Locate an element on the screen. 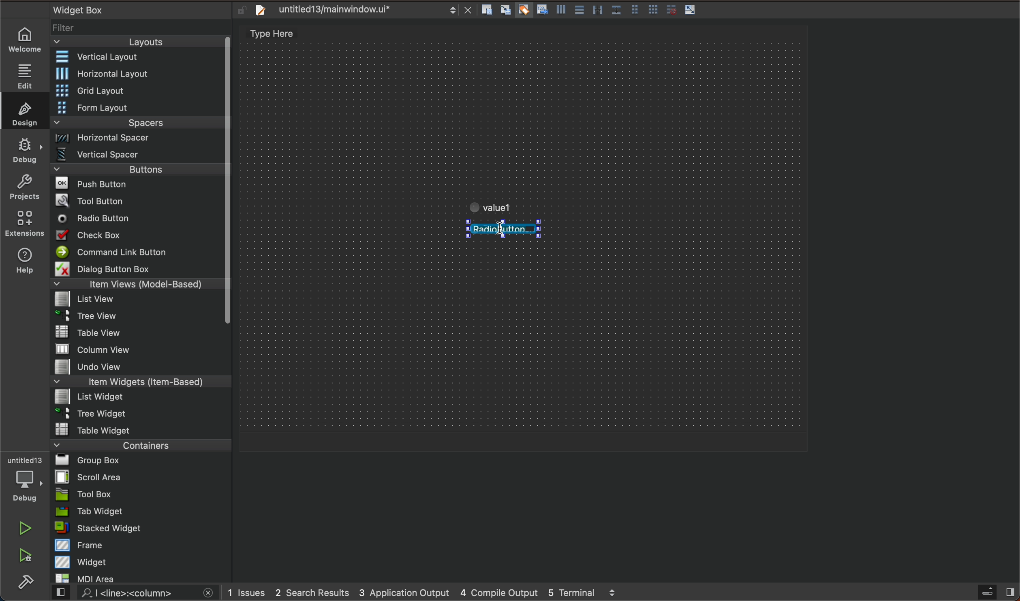 This screenshot has width=1020, height=601. debug is located at coordinates (30, 480).